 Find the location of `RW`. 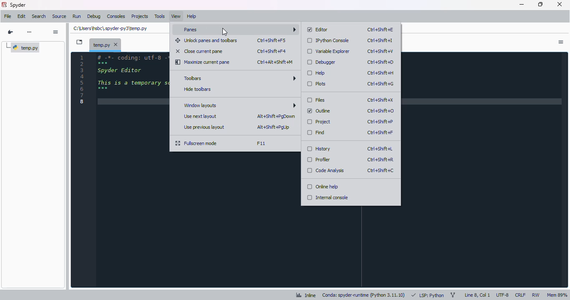

RW is located at coordinates (536, 294).